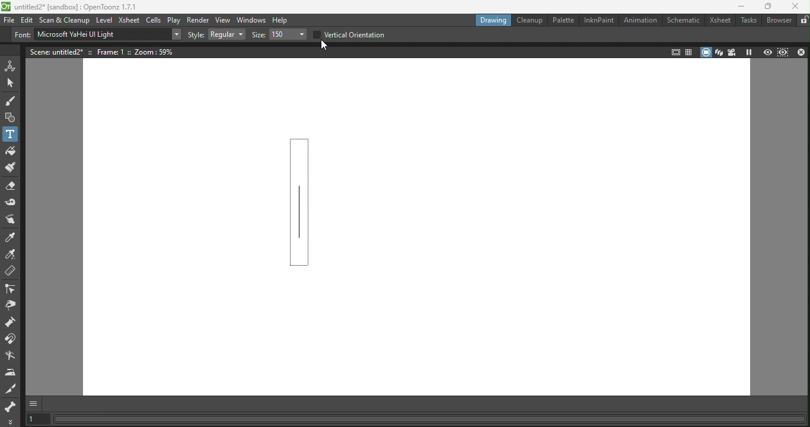 The width and height of the screenshot is (810, 427). I want to click on Control point editor tool, so click(10, 288).